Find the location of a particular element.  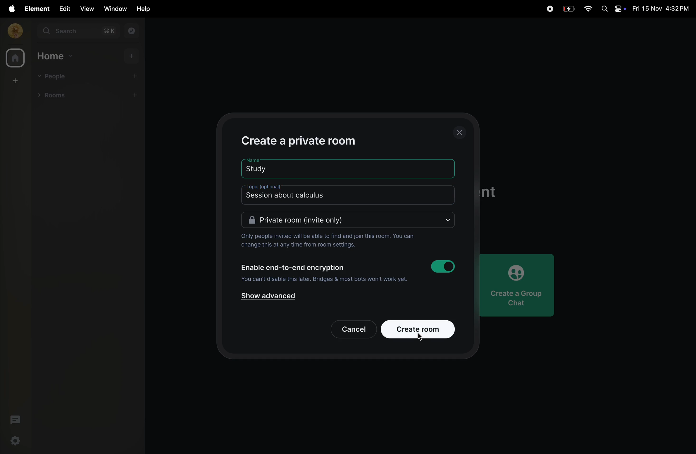

closing is located at coordinates (461, 132).